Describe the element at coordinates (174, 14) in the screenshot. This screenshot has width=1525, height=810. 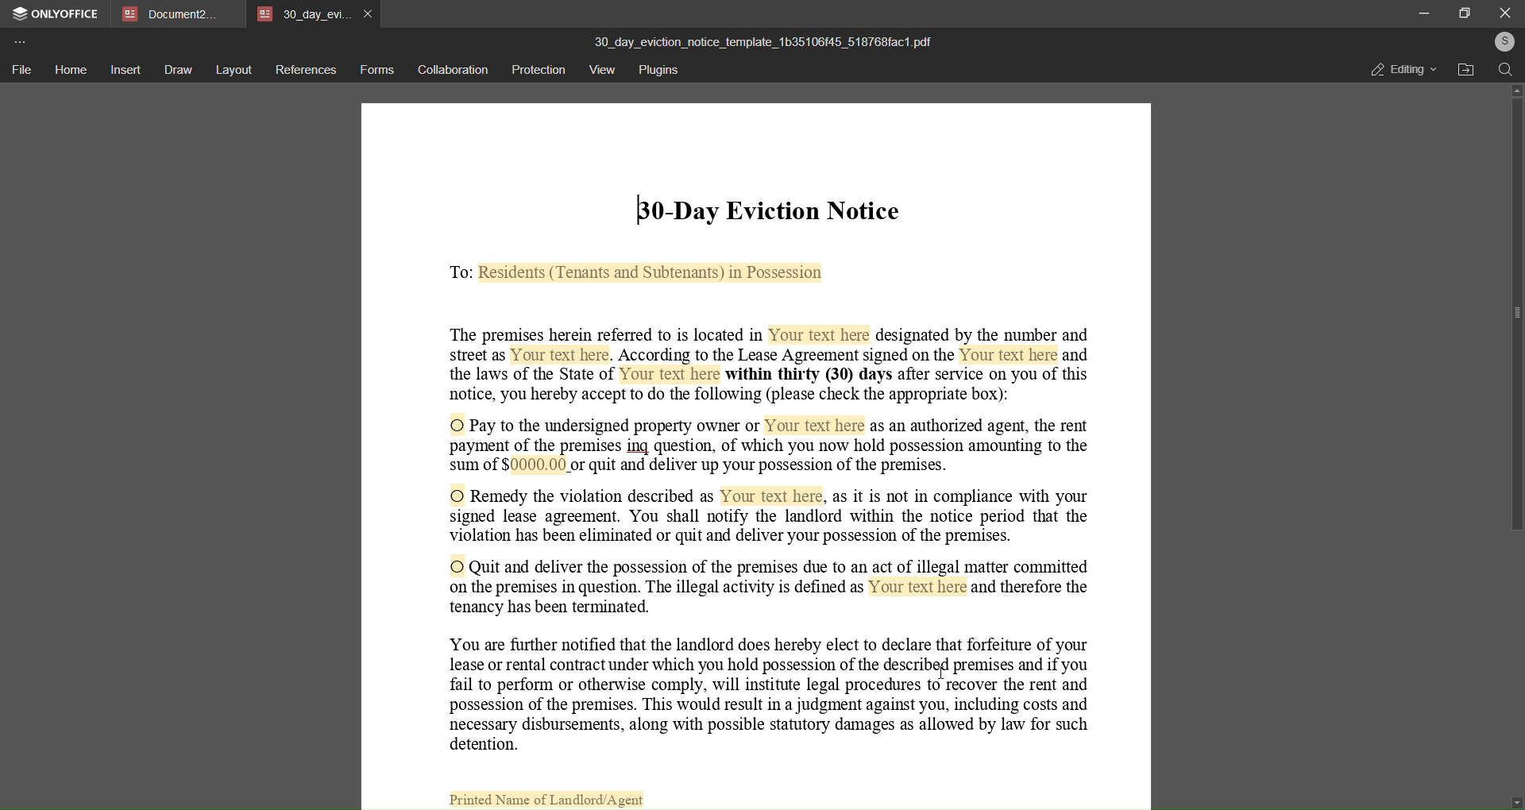
I see `tab name` at that location.